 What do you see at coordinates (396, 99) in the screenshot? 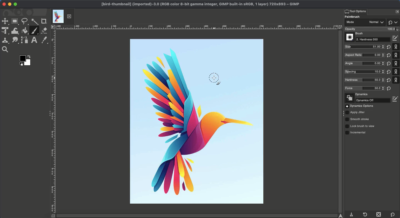
I see `Edit` at bounding box center [396, 99].